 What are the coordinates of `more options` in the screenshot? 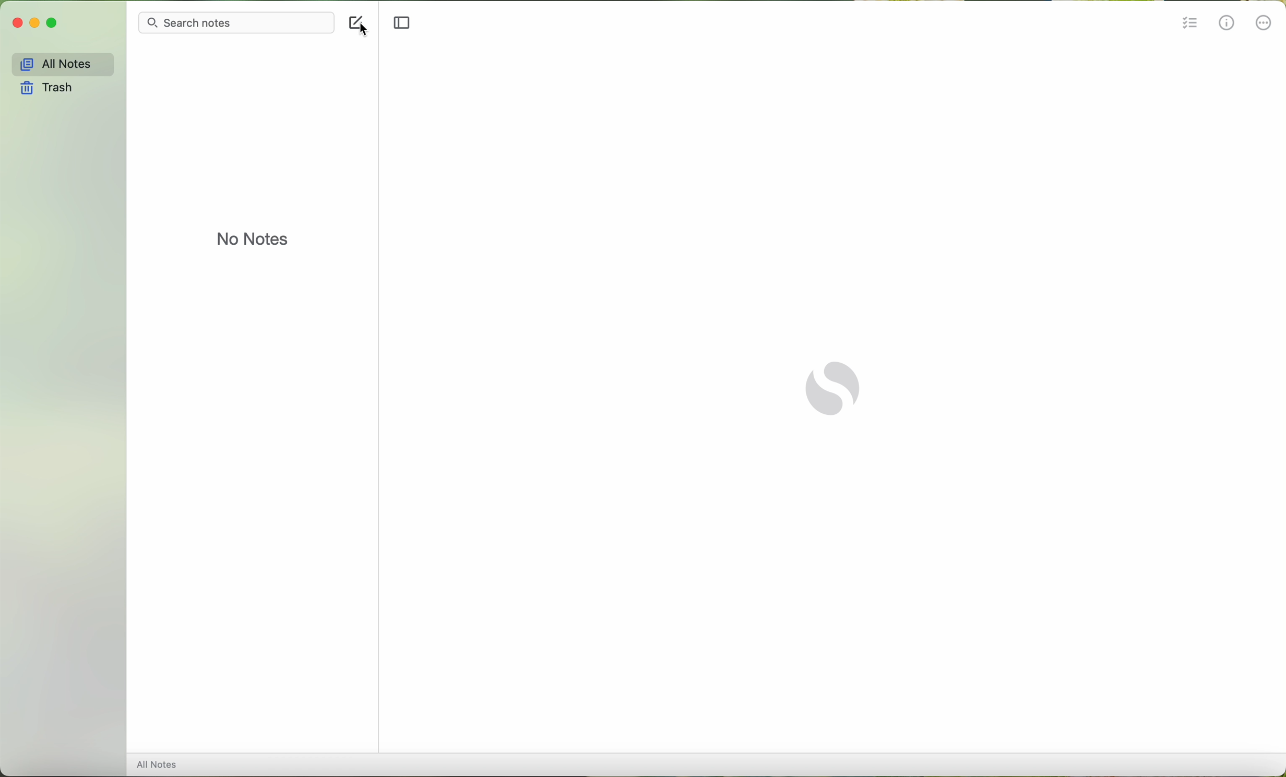 It's located at (1264, 23).